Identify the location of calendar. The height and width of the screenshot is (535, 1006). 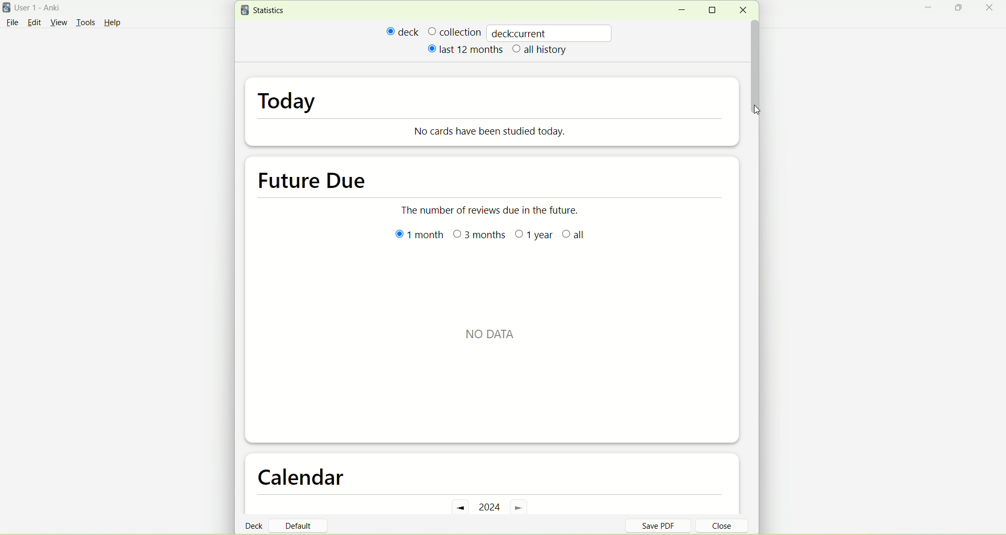
(308, 478).